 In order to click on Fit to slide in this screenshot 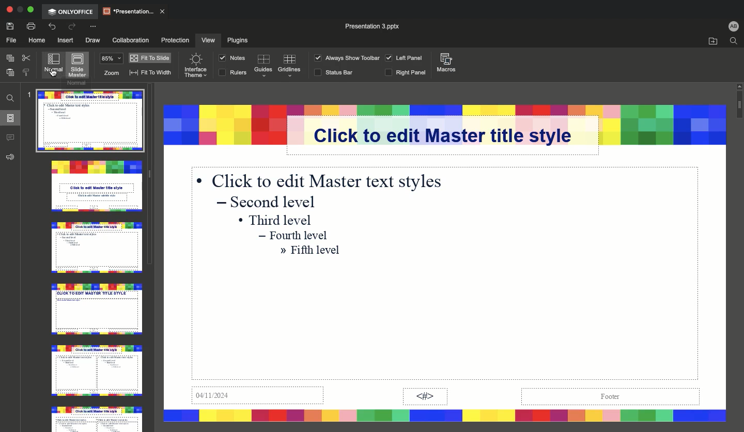, I will do `click(150, 57)`.